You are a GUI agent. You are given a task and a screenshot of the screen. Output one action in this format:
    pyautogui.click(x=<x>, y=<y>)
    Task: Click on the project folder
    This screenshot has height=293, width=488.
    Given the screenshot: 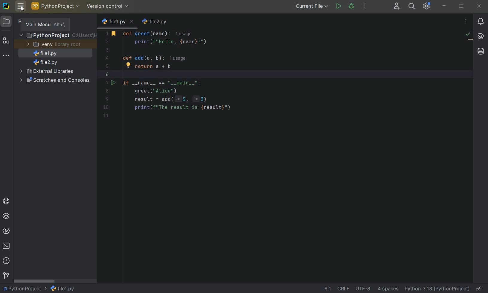 What is the action you would take?
    pyautogui.click(x=57, y=35)
    